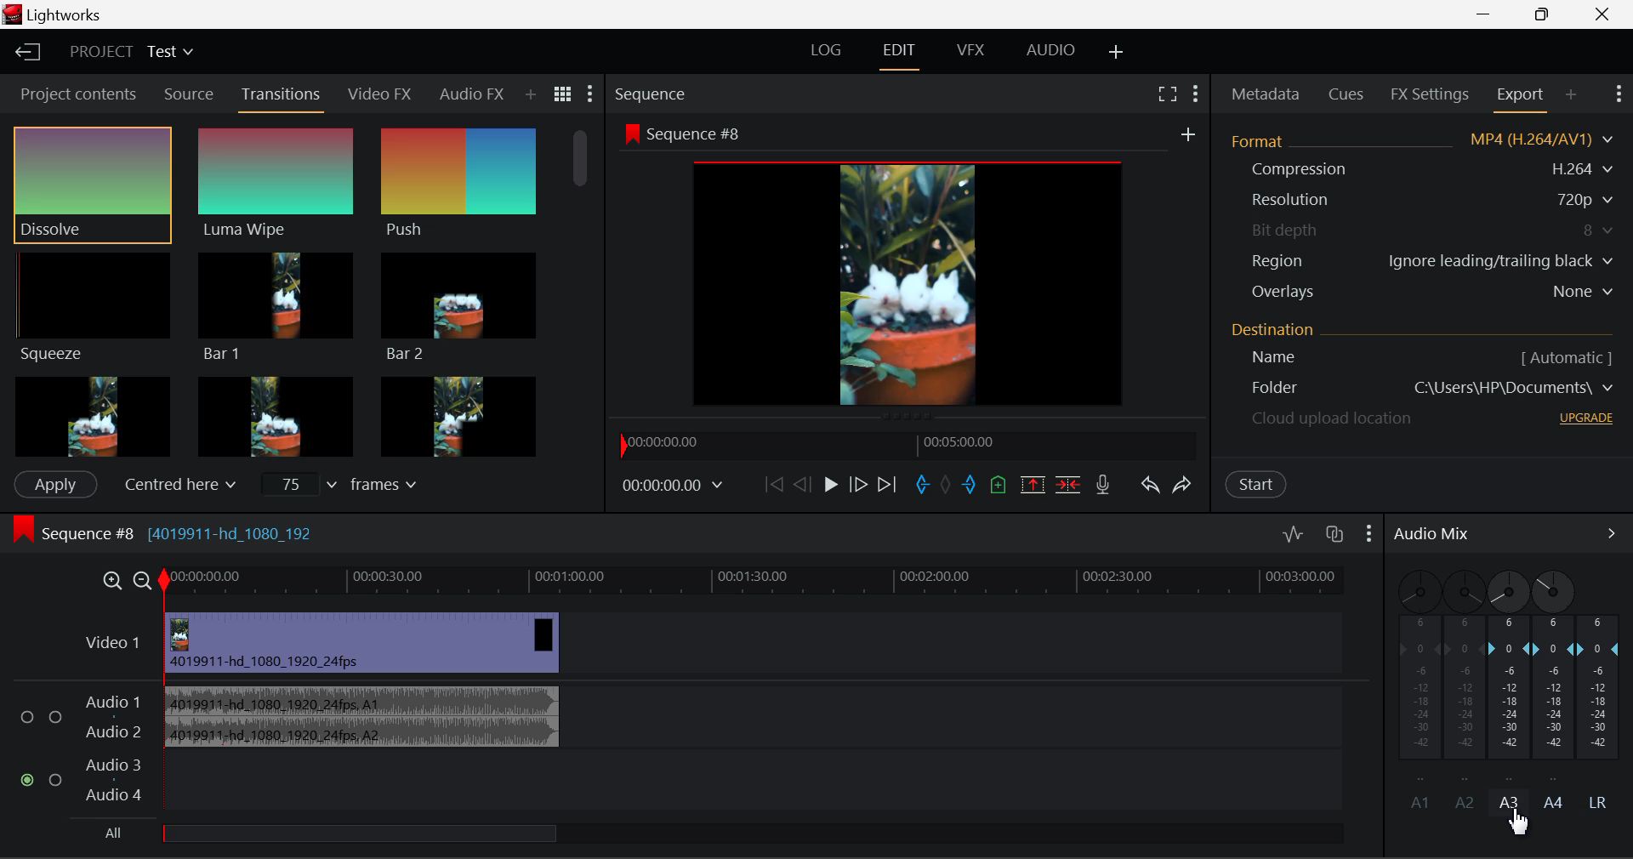 This screenshot has width=1633, height=859. I want to click on Remove marked section, so click(1032, 484).